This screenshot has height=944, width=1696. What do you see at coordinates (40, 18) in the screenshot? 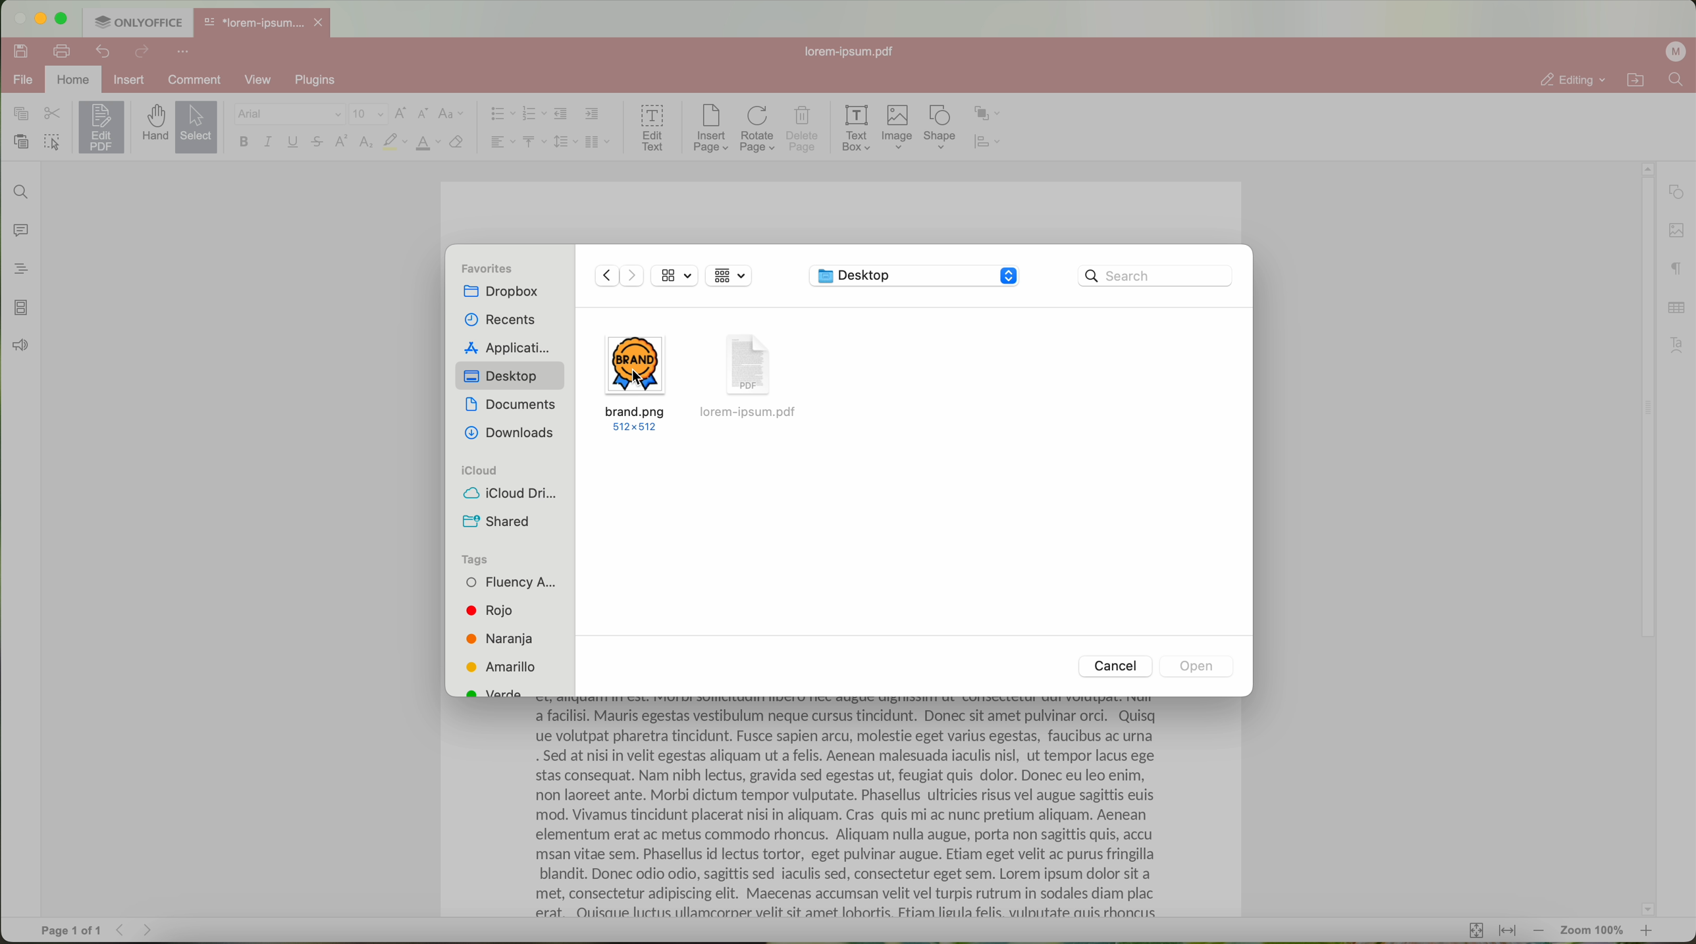
I see `minimize` at bounding box center [40, 18].